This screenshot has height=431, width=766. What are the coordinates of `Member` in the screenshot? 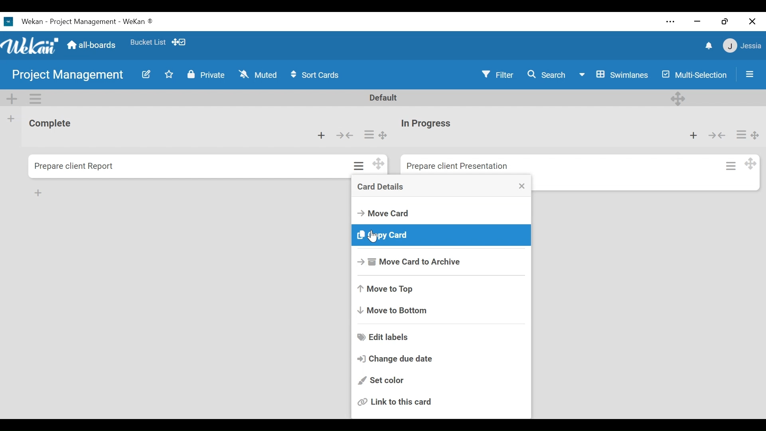 It's located at (742, 45).